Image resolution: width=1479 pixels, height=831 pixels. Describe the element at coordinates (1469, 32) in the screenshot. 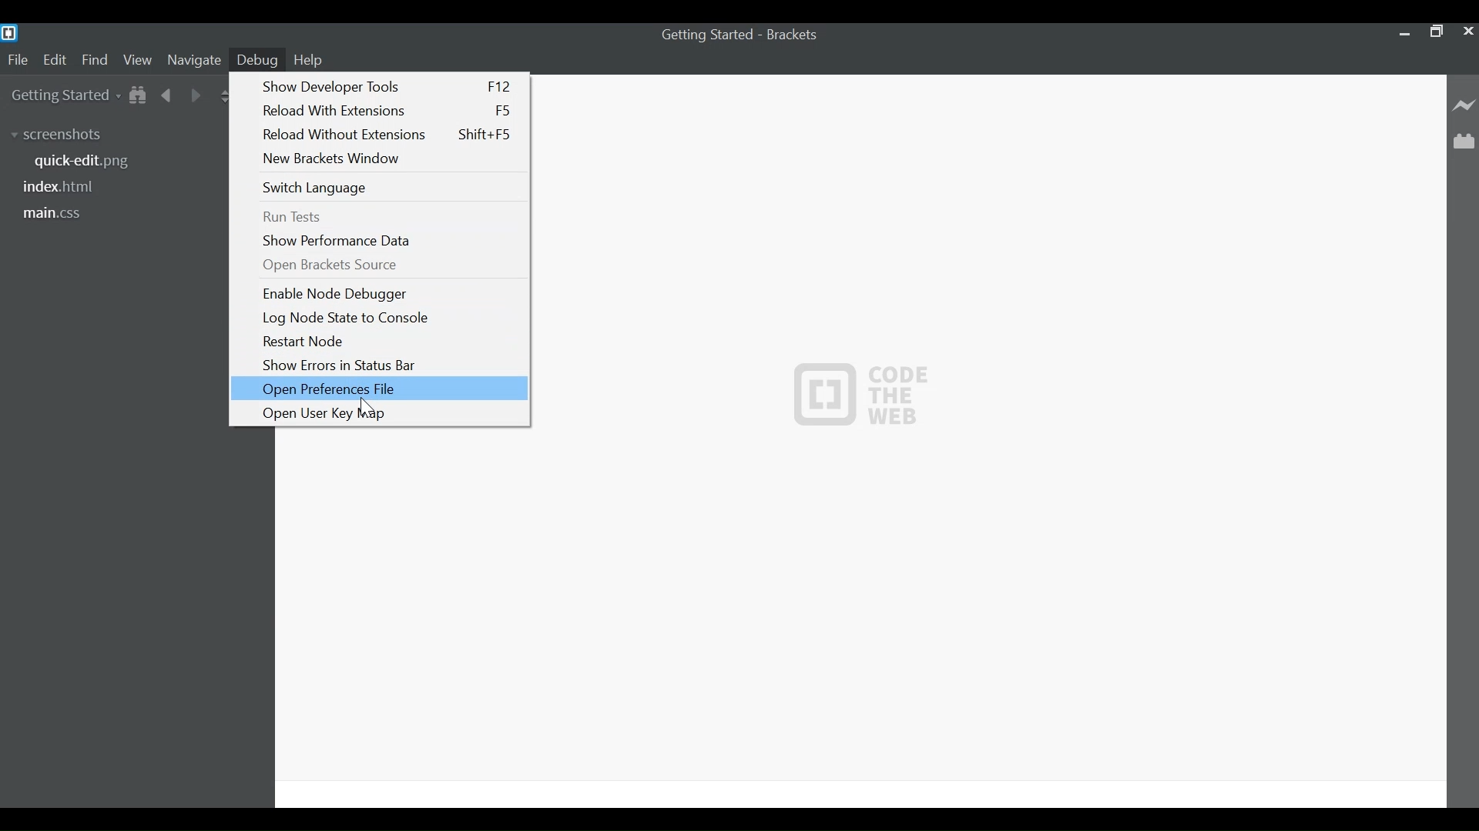

I see `Close` at that location.